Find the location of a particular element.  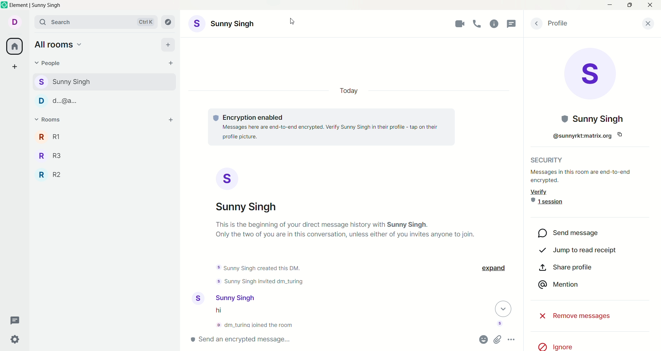

rooms is located at coordinates (49, 120).